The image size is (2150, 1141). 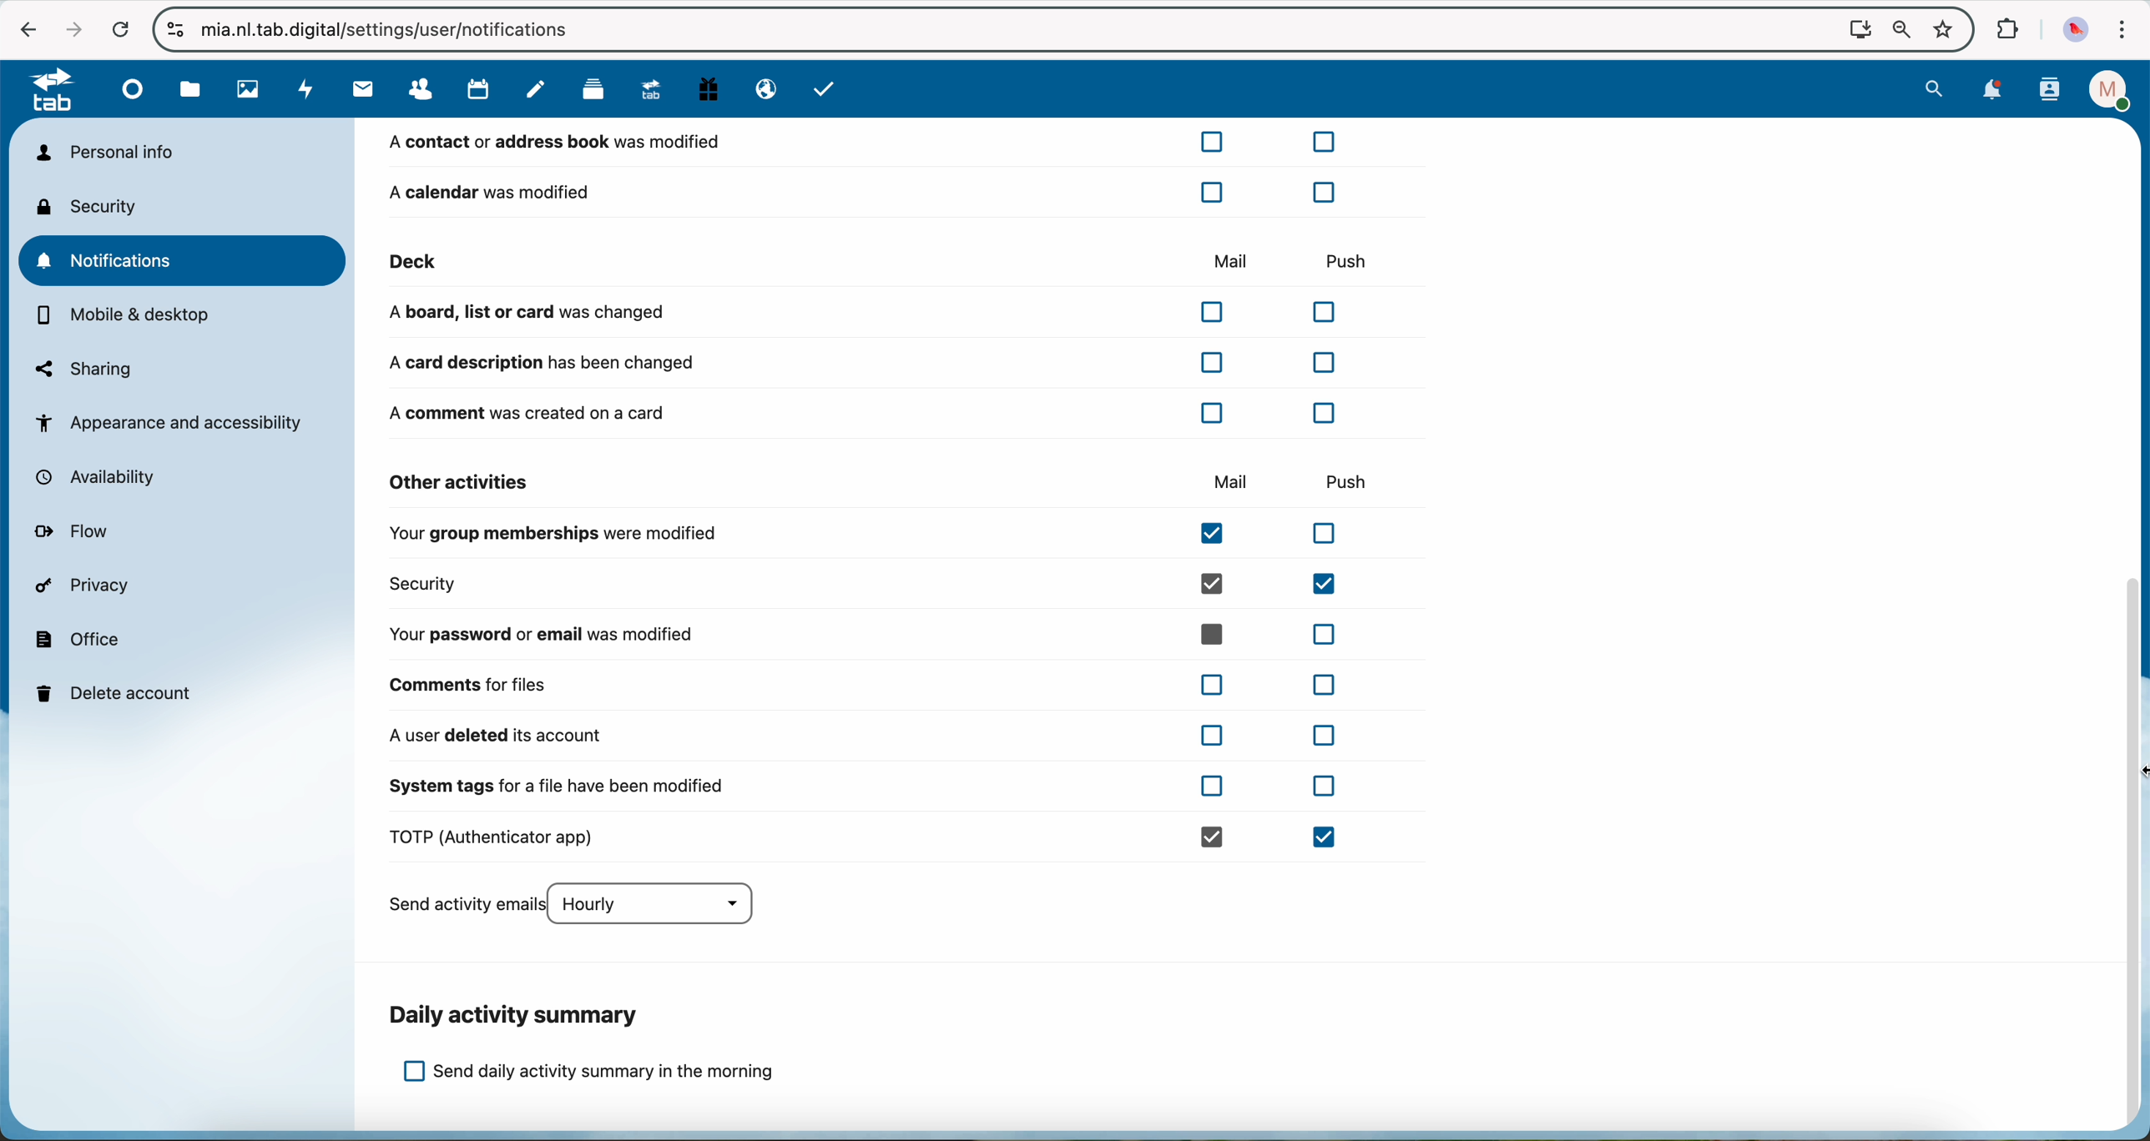 I want to click on mobile and desktop, so click(x=126, y=317).